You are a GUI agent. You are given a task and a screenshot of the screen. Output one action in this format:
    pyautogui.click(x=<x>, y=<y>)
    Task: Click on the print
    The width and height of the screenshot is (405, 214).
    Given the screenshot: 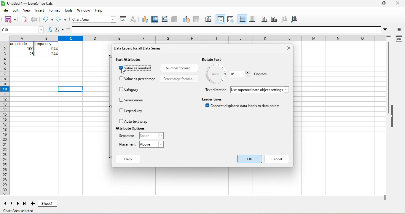 What is the action you would take?
    pyautogui.click(x=34, y=20)
    